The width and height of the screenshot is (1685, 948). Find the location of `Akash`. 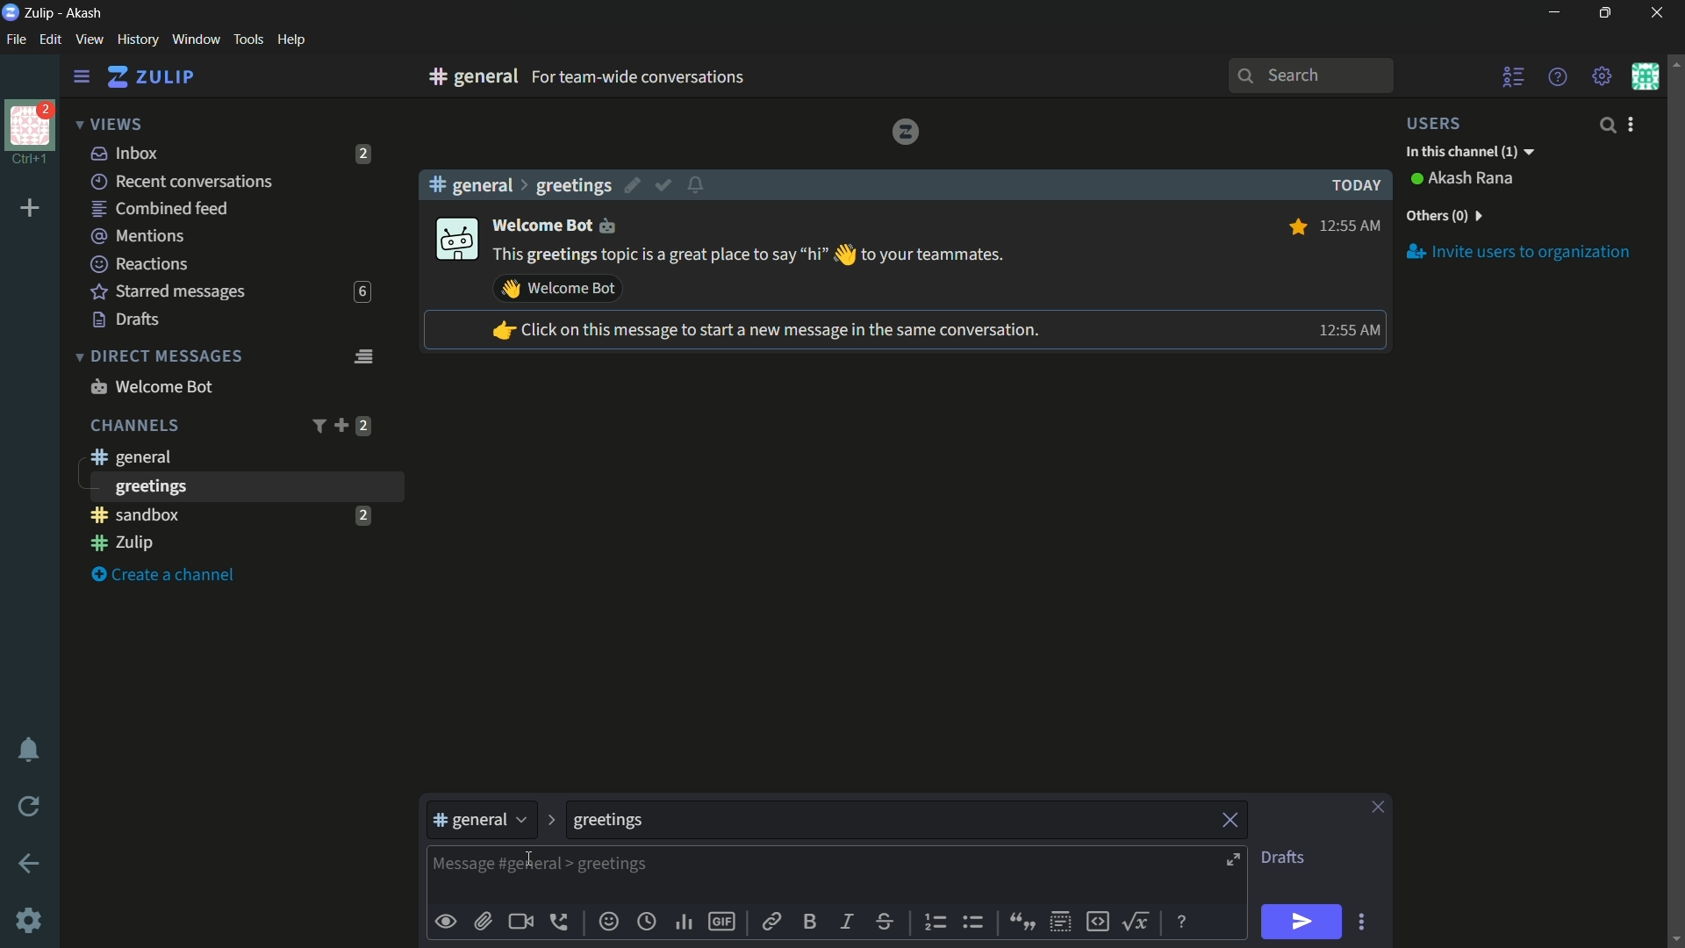

Akash is located at coordinates (85, 14).